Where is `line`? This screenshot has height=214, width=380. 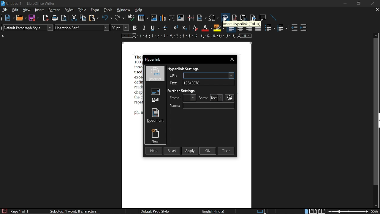 line is located at coordinates (273, 18).